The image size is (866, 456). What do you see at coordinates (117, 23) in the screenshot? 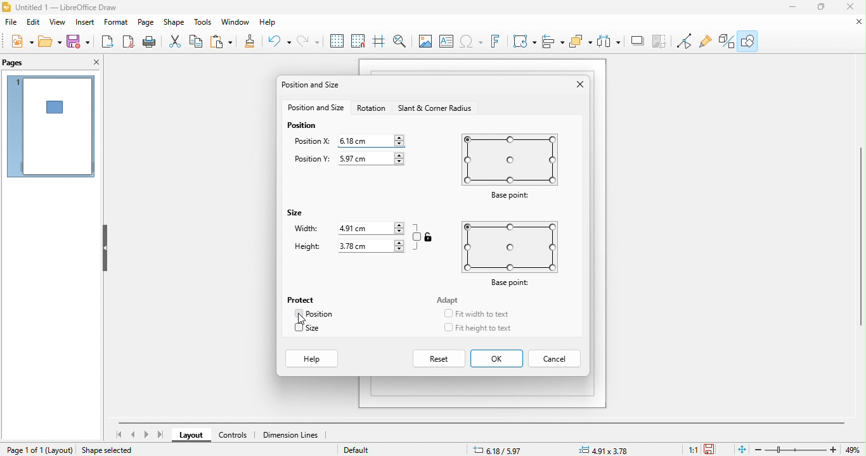
I see `format` at bounding box center [117, 23].